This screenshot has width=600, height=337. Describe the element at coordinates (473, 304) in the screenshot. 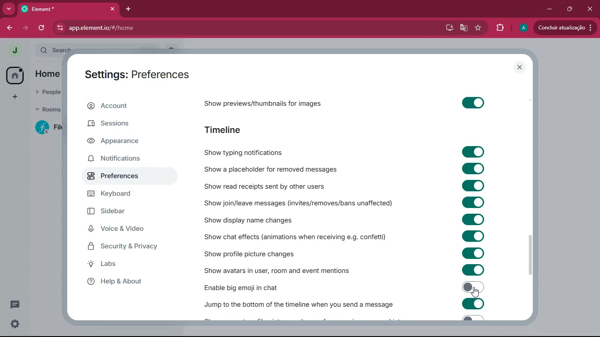

I see `toggle on ` at that location.